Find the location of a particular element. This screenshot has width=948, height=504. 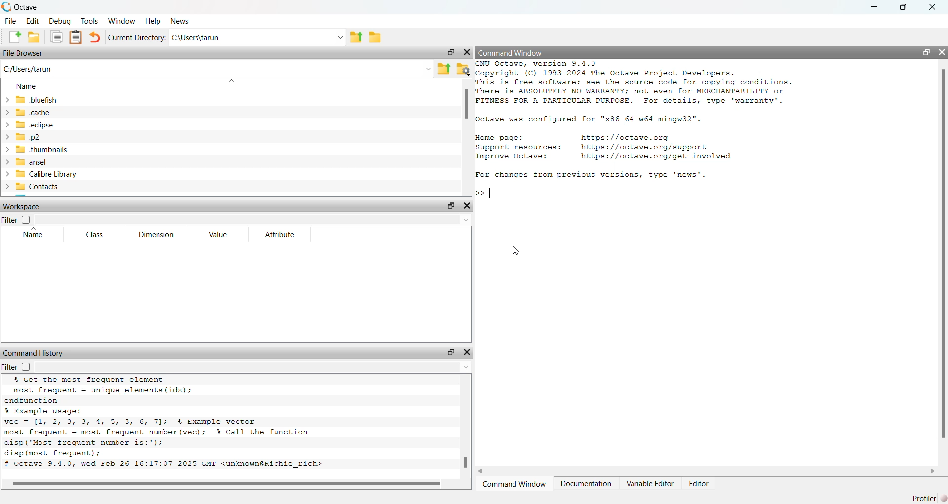

Paste is located at coordinates (76, 38).